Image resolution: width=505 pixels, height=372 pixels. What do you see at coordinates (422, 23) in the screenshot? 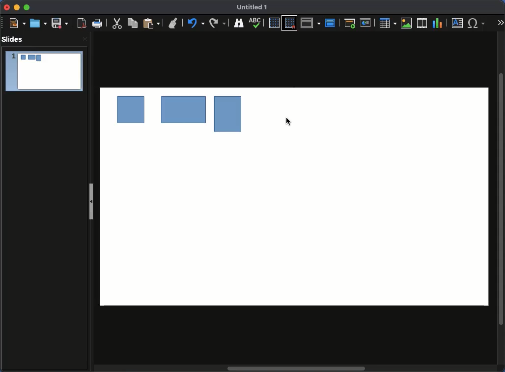
I see `Audio or video` at bounding box center [422, 23].